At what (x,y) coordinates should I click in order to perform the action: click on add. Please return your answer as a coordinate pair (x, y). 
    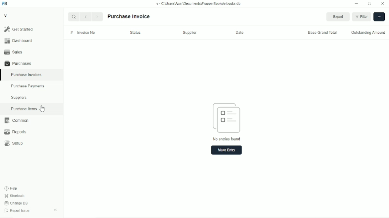
    Looking at the image, I should click on (379, 17).